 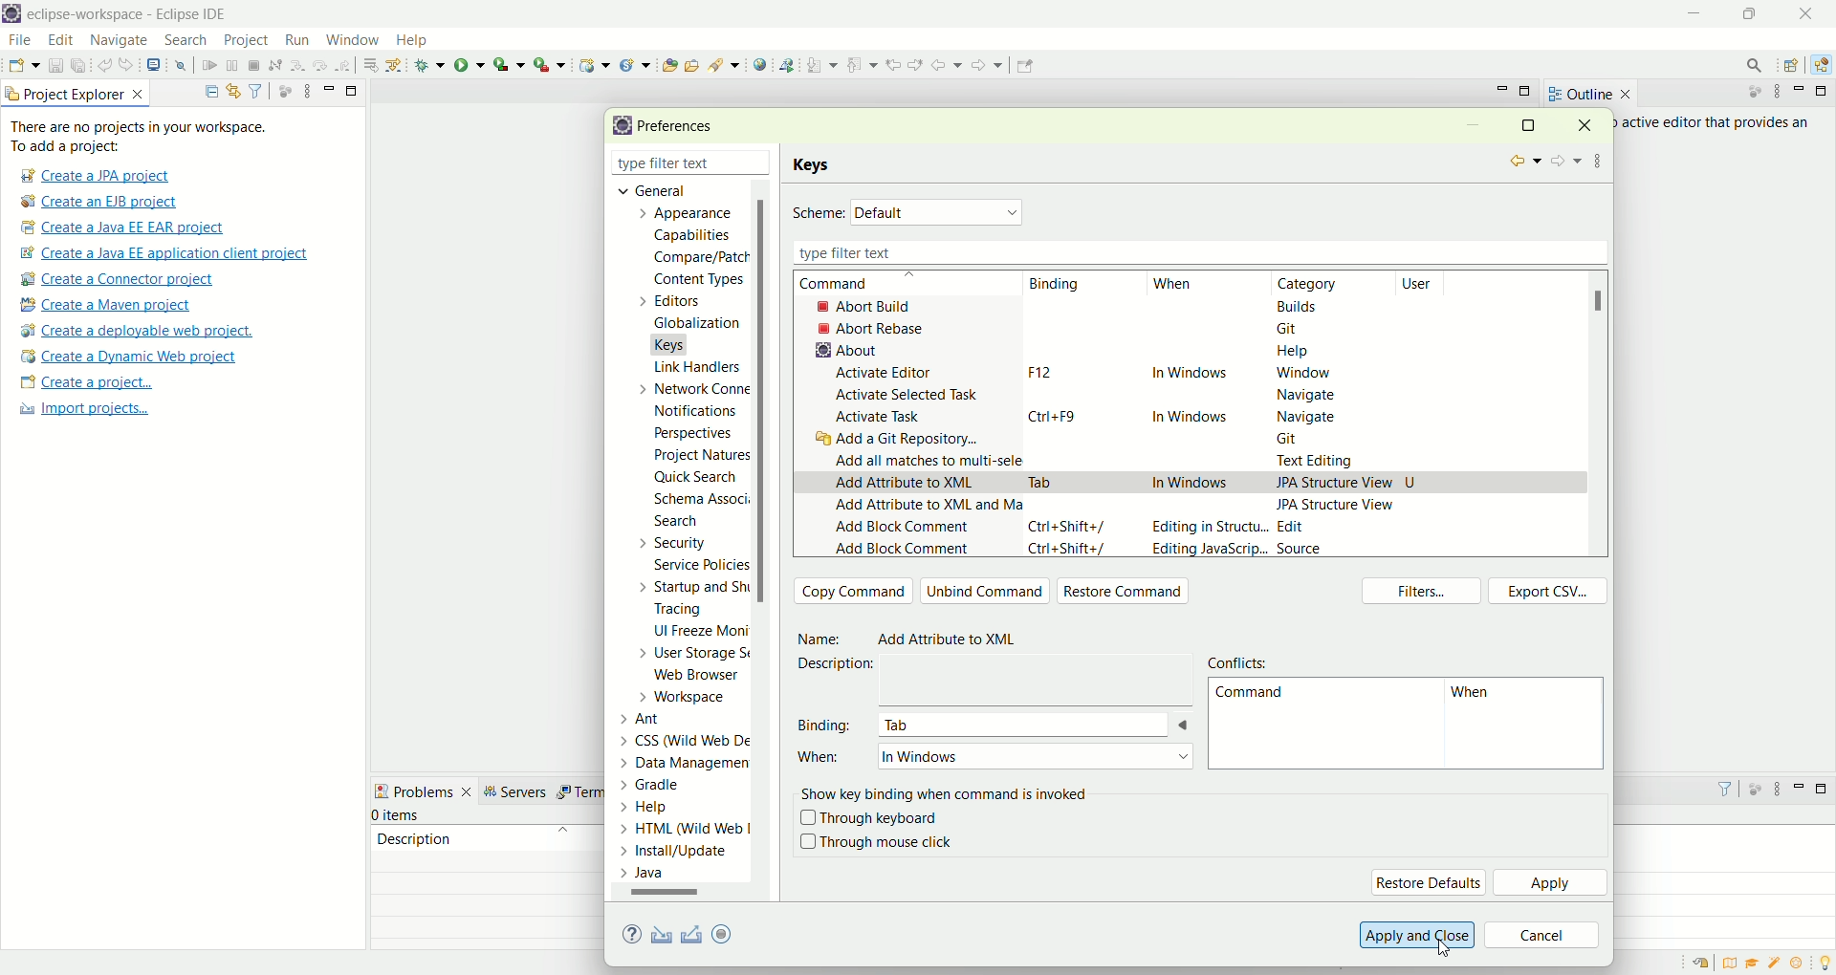 I want to click on help, so click(x=420, y=42).